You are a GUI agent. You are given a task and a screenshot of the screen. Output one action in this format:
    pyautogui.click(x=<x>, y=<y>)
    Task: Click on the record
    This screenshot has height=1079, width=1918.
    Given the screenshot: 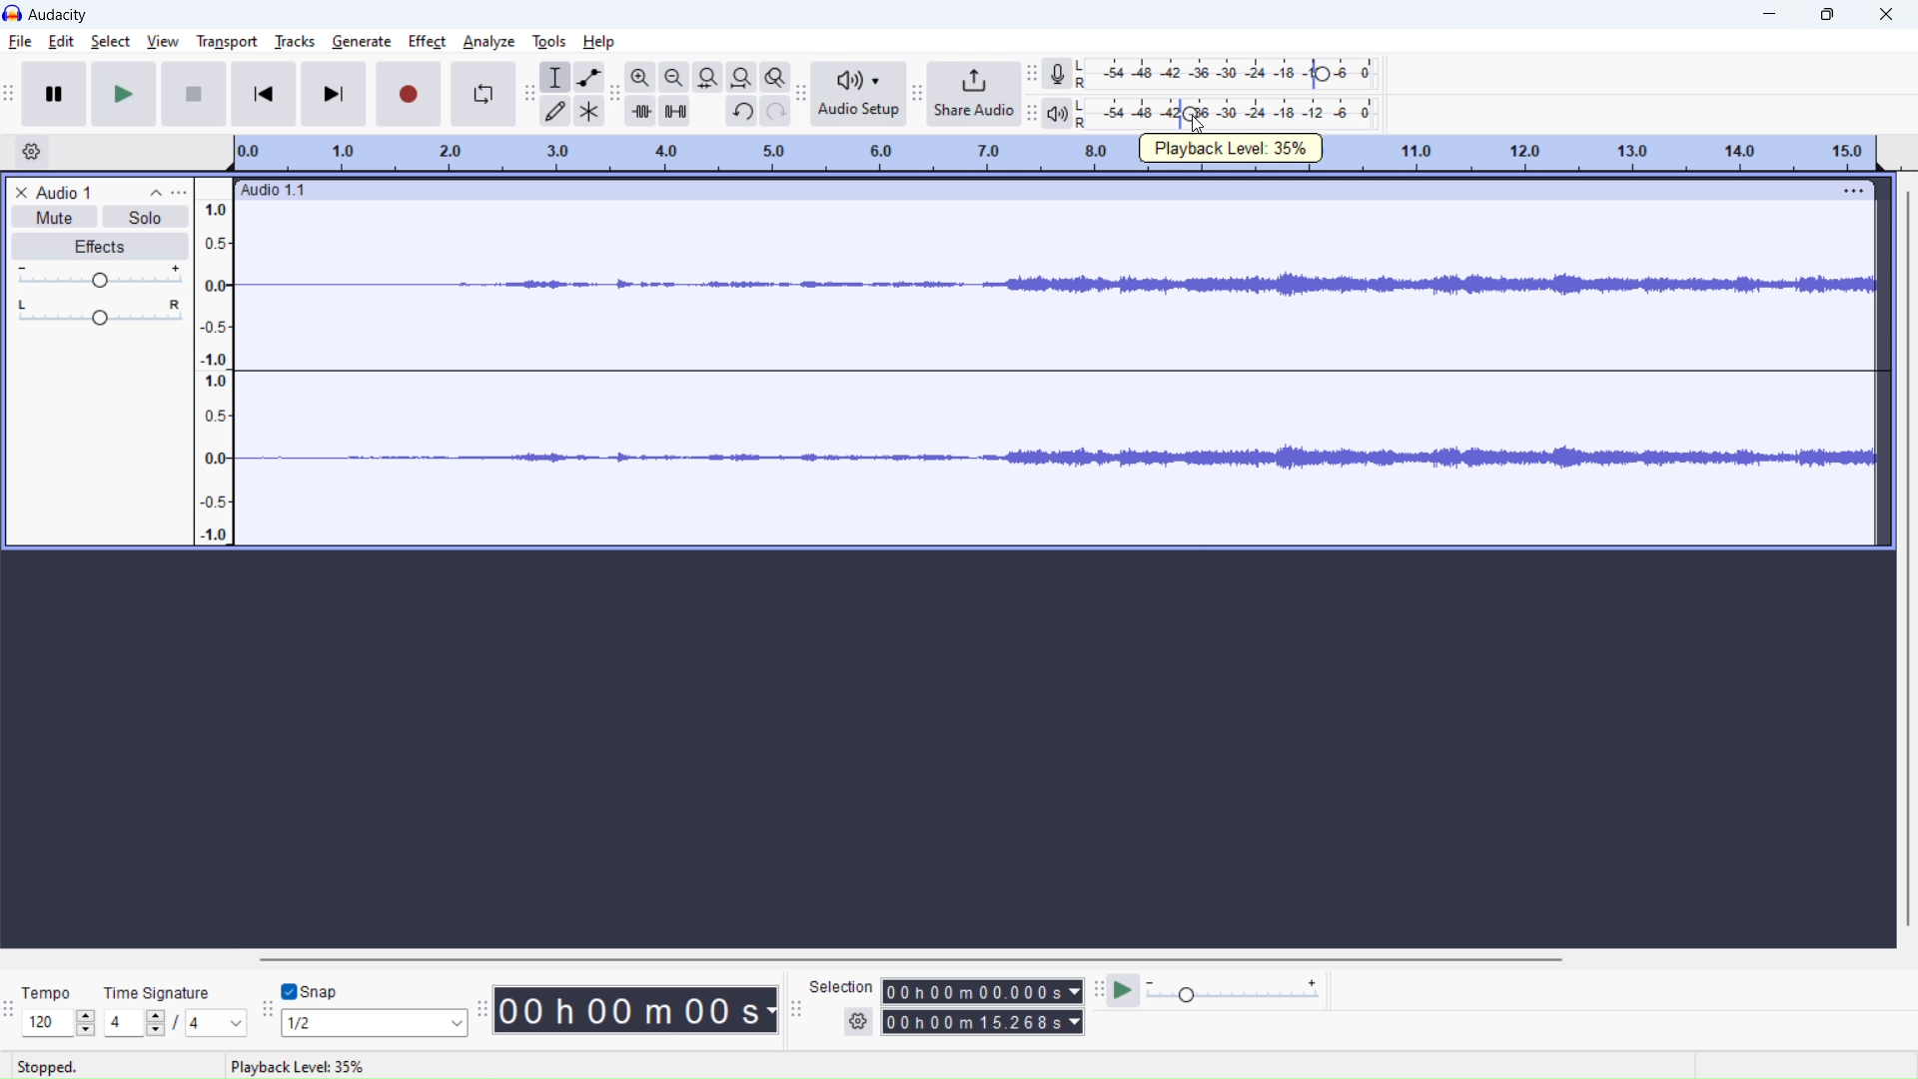 What is the action you would take?
    pyautogui.click(x=409, y=95)
    